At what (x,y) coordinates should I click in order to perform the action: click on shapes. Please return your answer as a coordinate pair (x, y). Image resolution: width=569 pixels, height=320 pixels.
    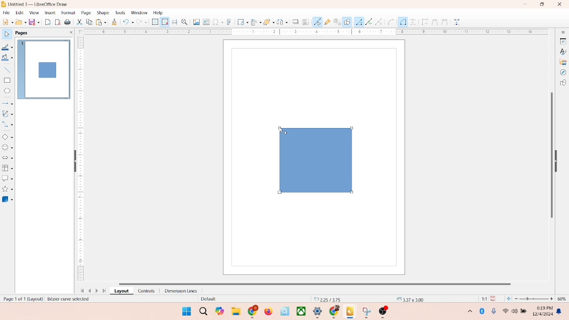
    Looking at the image, I should click on (563, 84).